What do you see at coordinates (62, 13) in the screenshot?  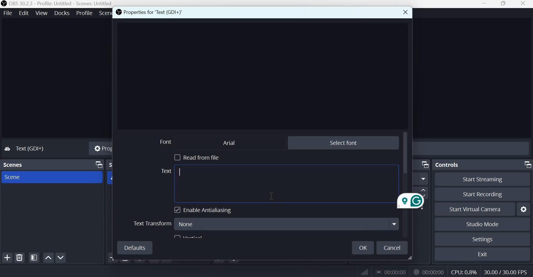 I see `Docks` at bounding box center [62, 13].